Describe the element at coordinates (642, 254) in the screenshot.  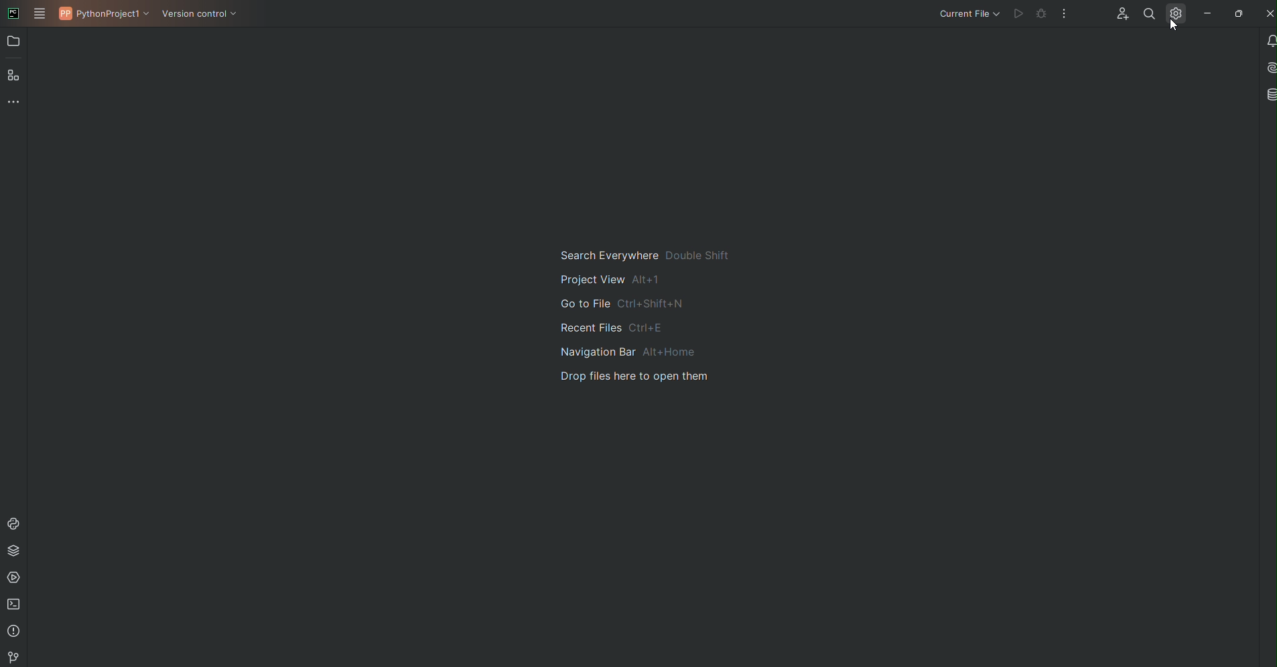
I see `search everywhere` at that location.